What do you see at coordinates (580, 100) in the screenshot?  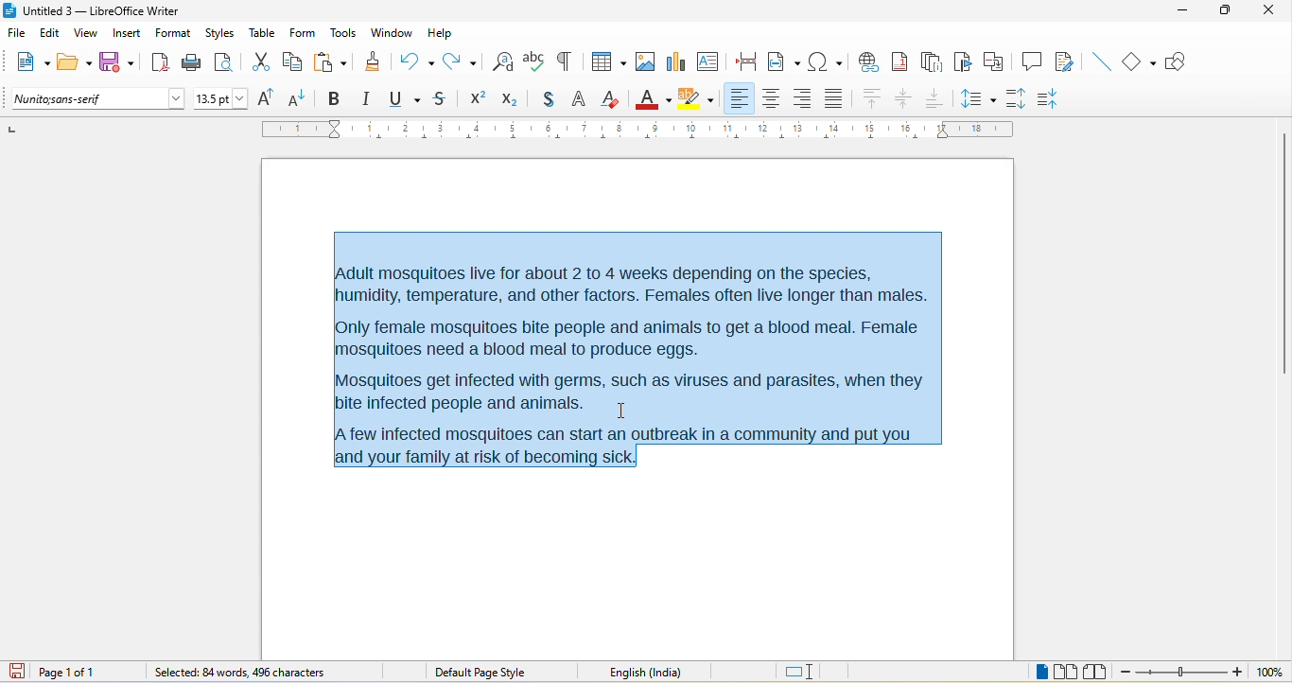 I see `outline font effect` at bounding box center [580, 100].